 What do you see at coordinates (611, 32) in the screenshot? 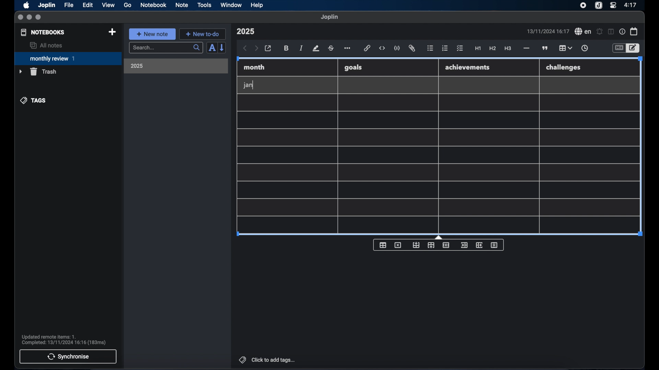
I see `toggle editor layout` at bounding box center [611, 32].